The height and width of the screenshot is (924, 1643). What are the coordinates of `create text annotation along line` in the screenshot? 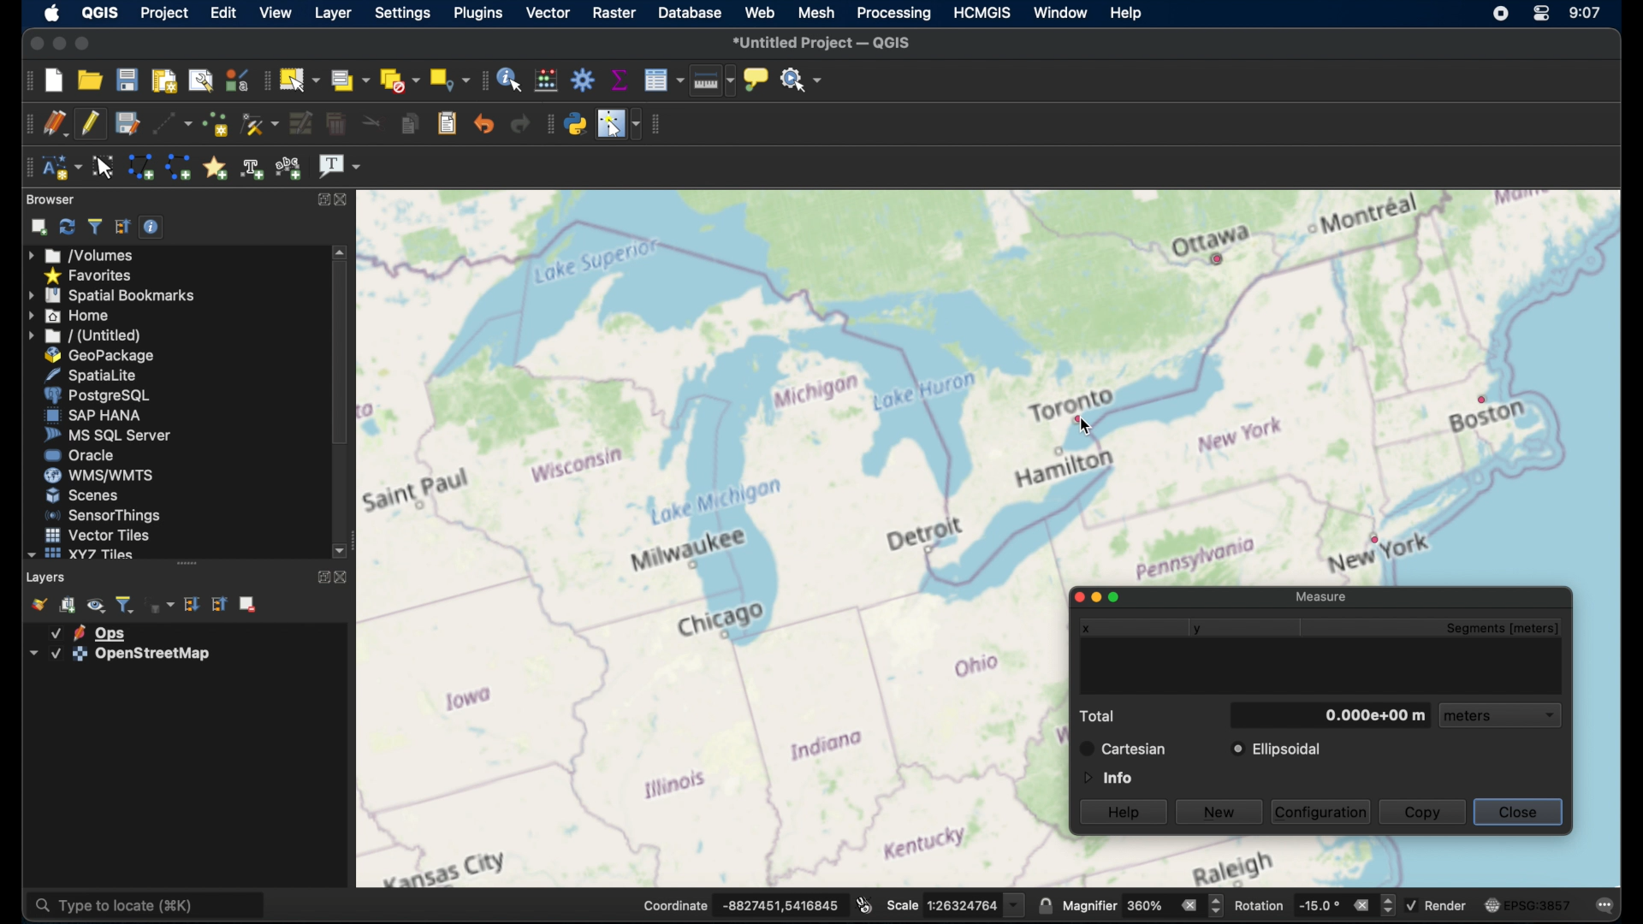 It's located at (252, 168).